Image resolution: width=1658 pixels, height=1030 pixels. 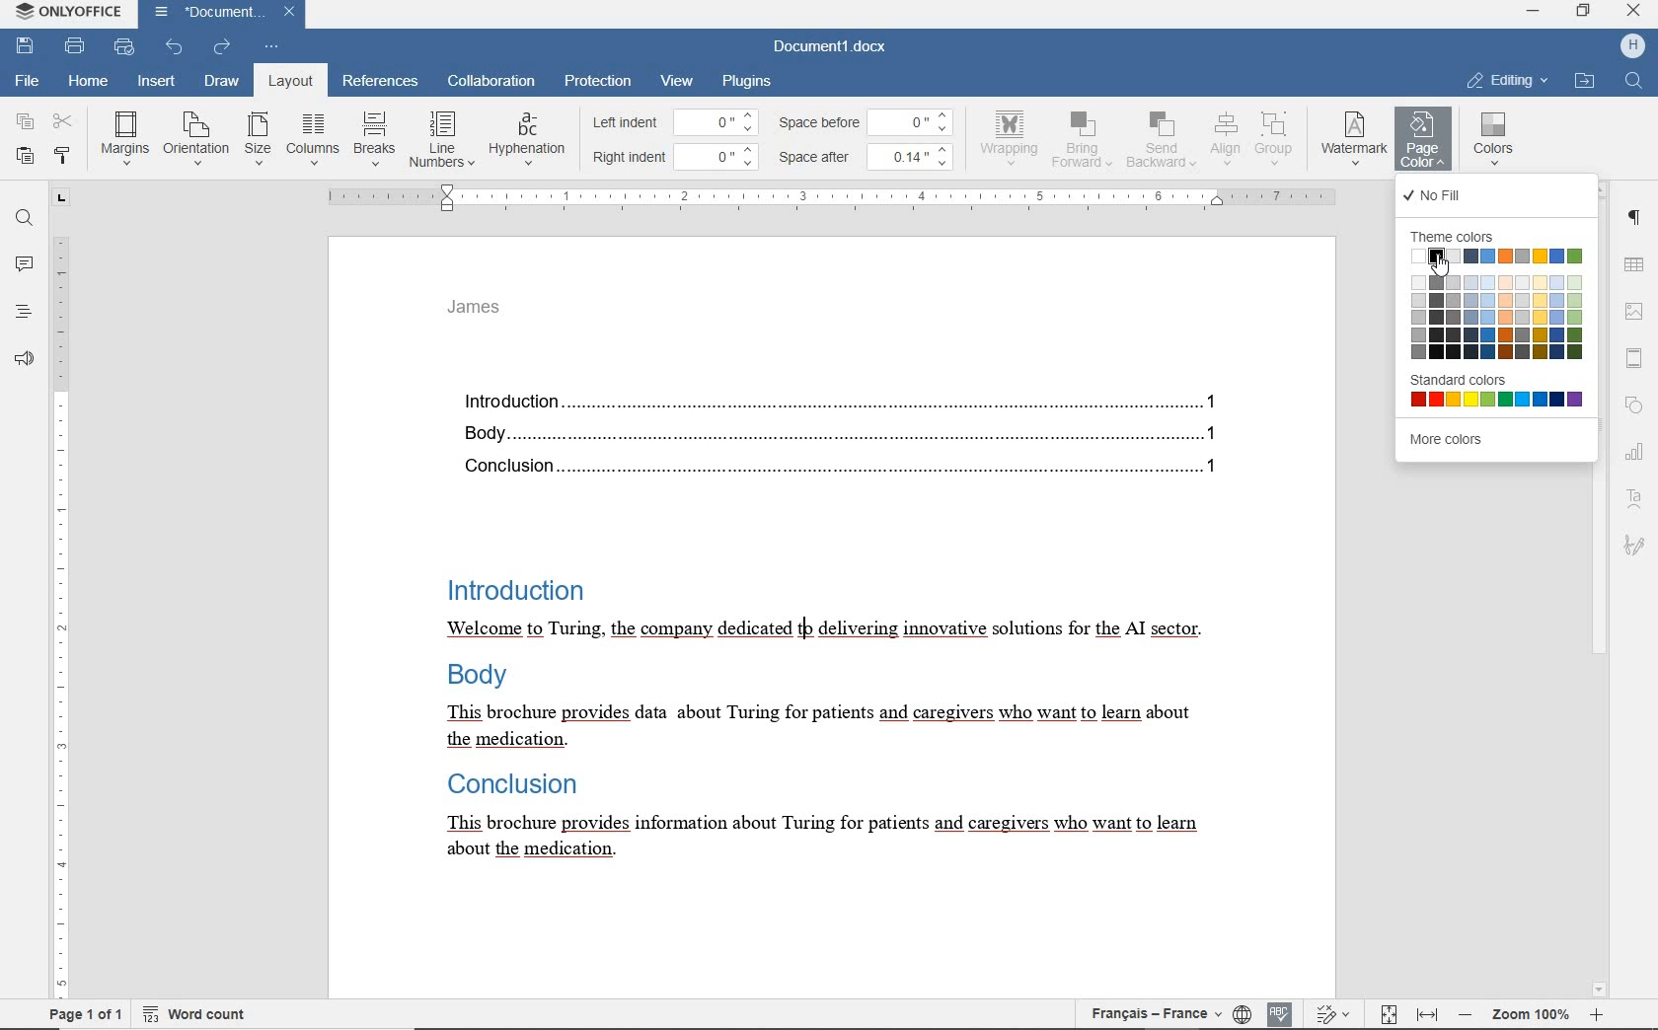 What do you see at coordinates (1355, 137) in the screenshot?
I see `watermark` at bounding box center [1355, 137].